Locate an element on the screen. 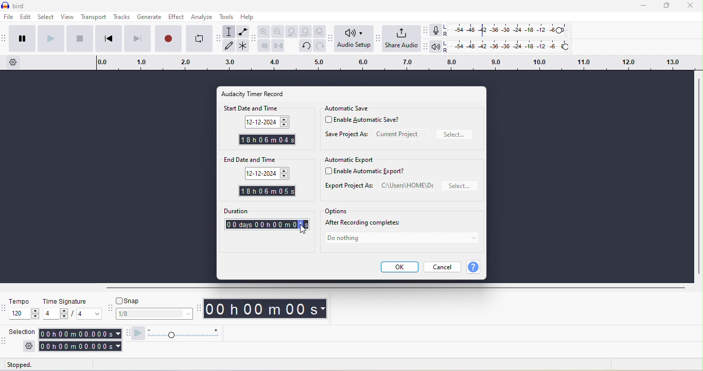 The image size is (703, 371). save project as is located at coordinates (346, 136).